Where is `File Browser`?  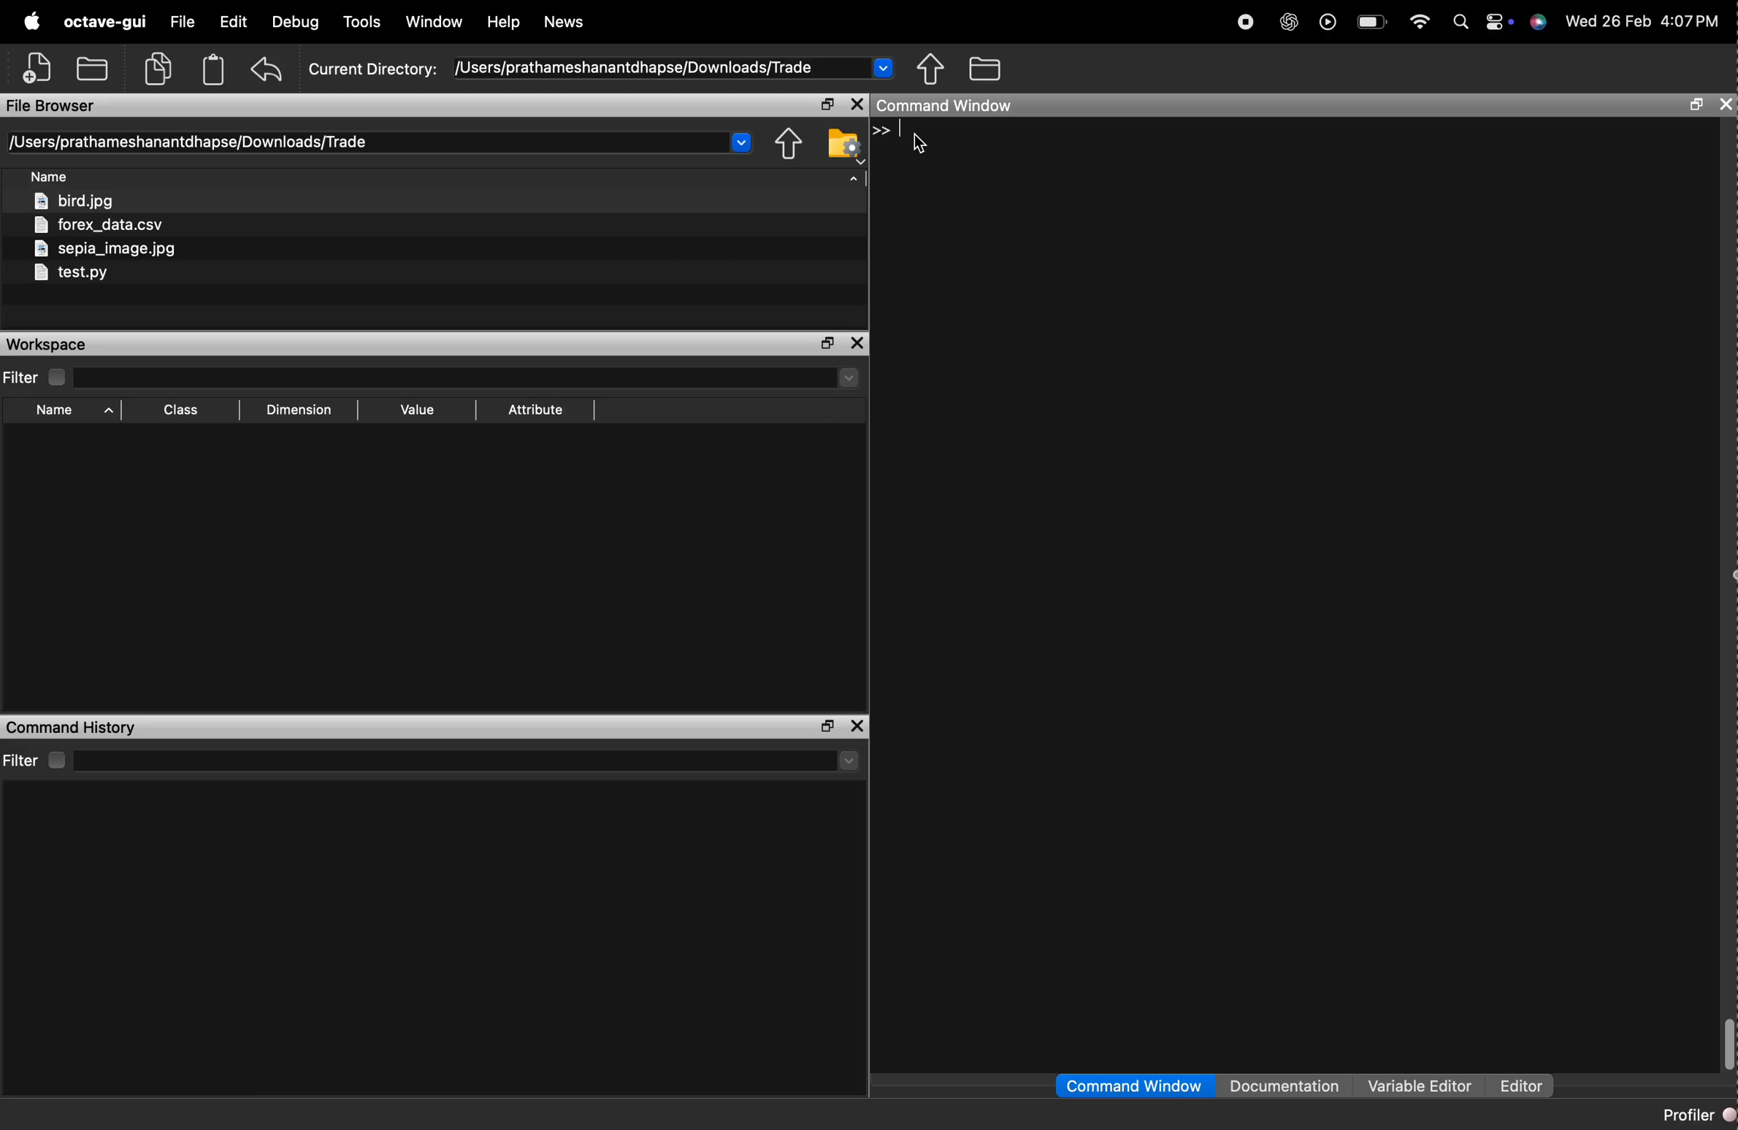
File Browser is located at coordinates (53, 107).